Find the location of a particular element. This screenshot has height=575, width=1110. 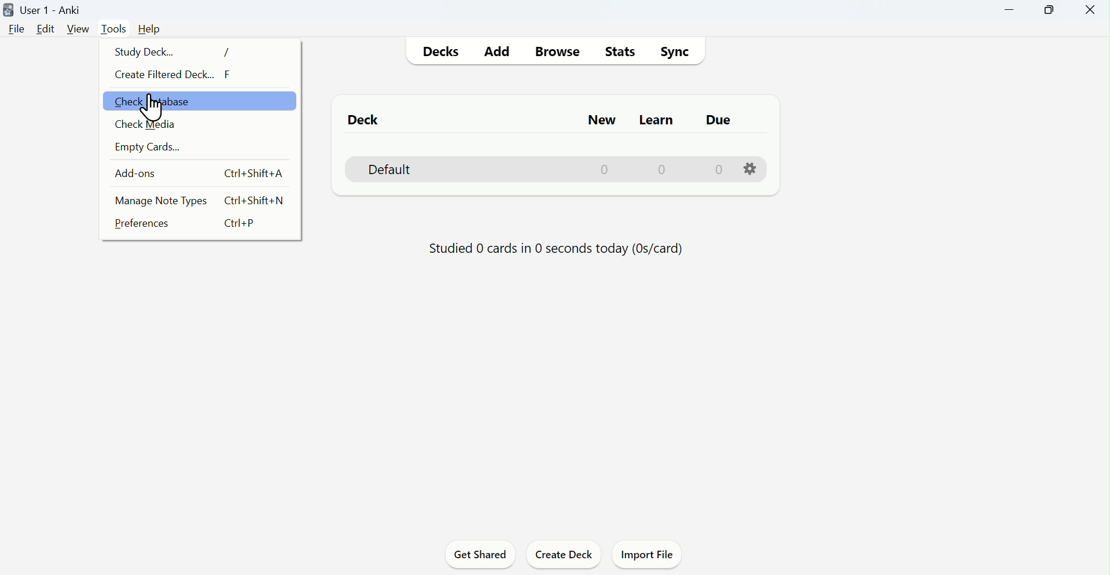

Close is located at coordinates (1087, 12).